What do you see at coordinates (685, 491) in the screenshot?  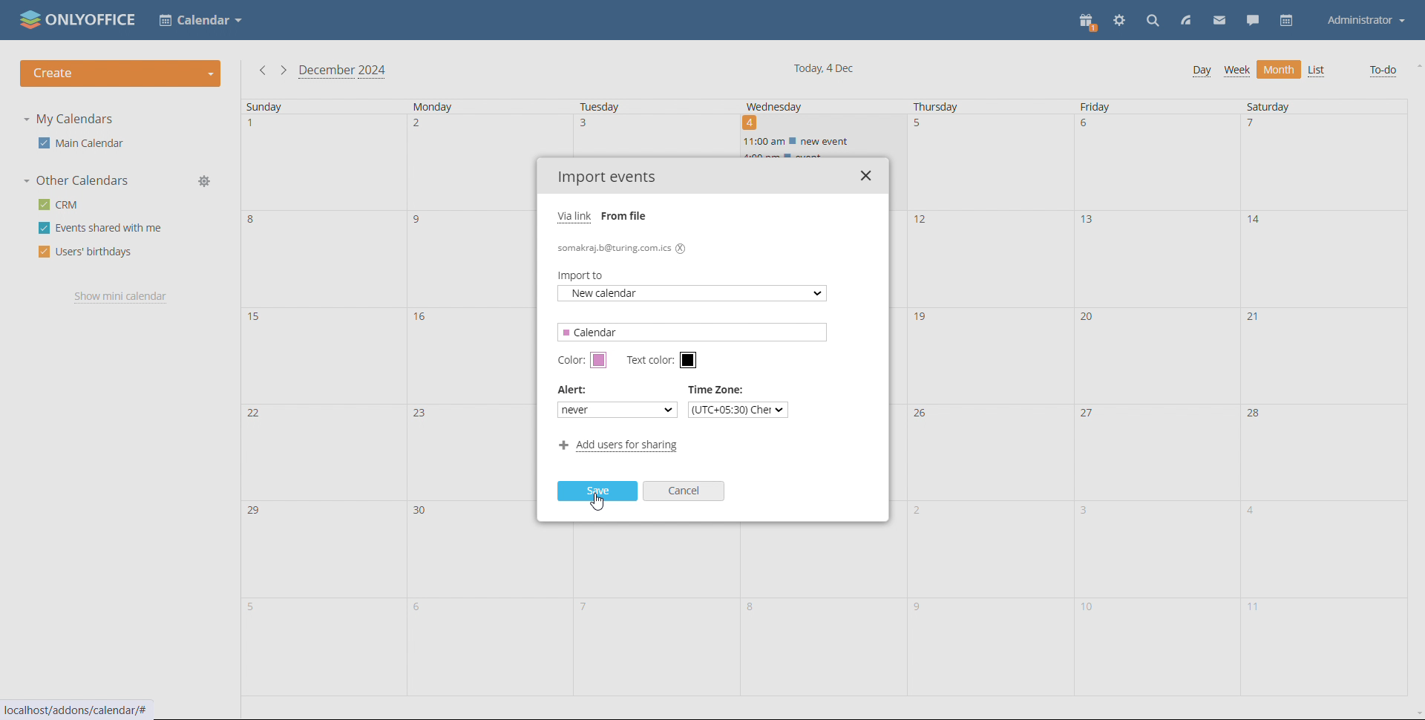 I see `cancel` at bounding box center [685, 491].